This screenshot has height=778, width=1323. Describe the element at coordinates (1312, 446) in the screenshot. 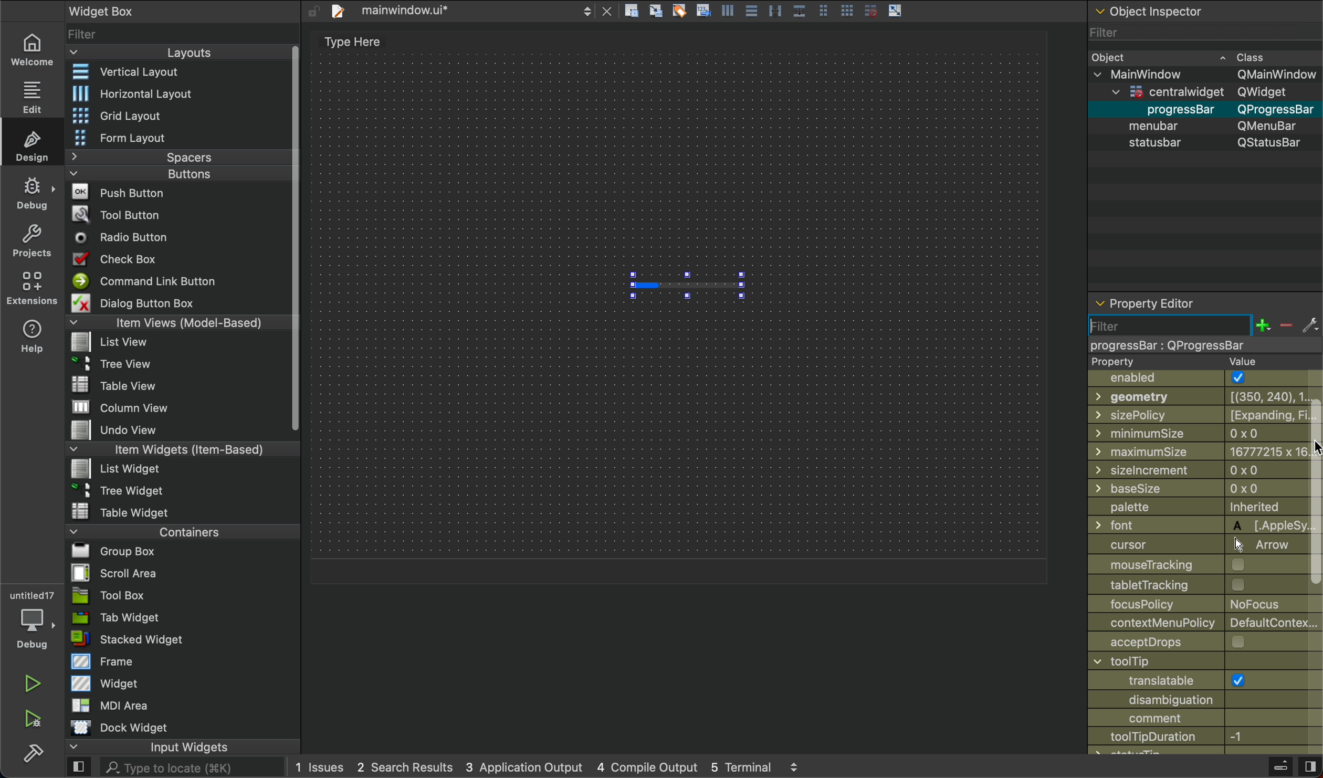

I see `cursor` at that location.